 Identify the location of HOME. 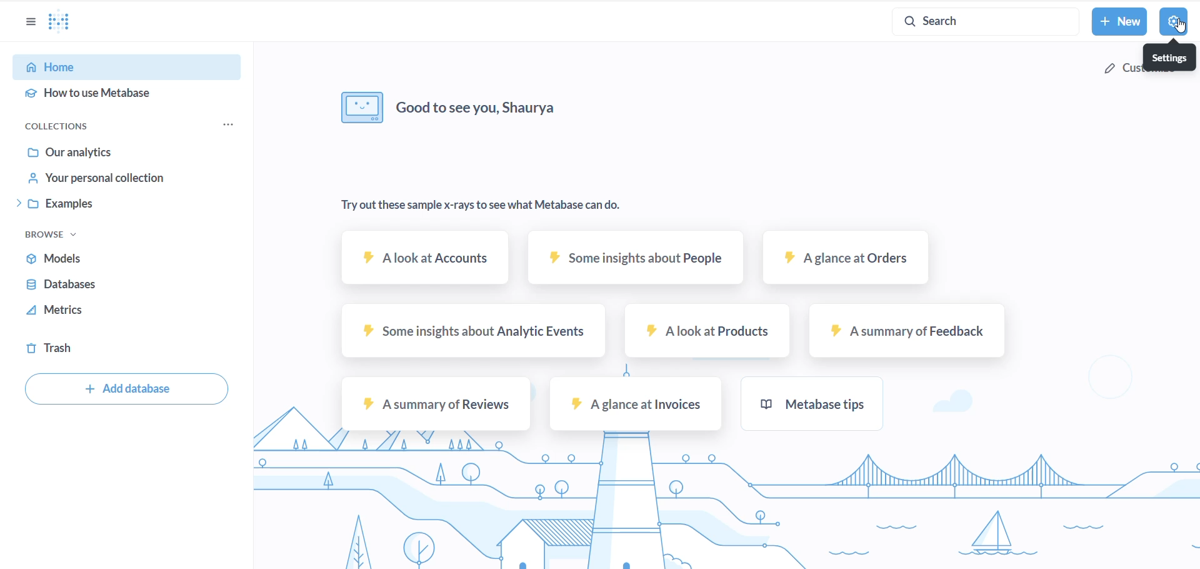
(110, 68).